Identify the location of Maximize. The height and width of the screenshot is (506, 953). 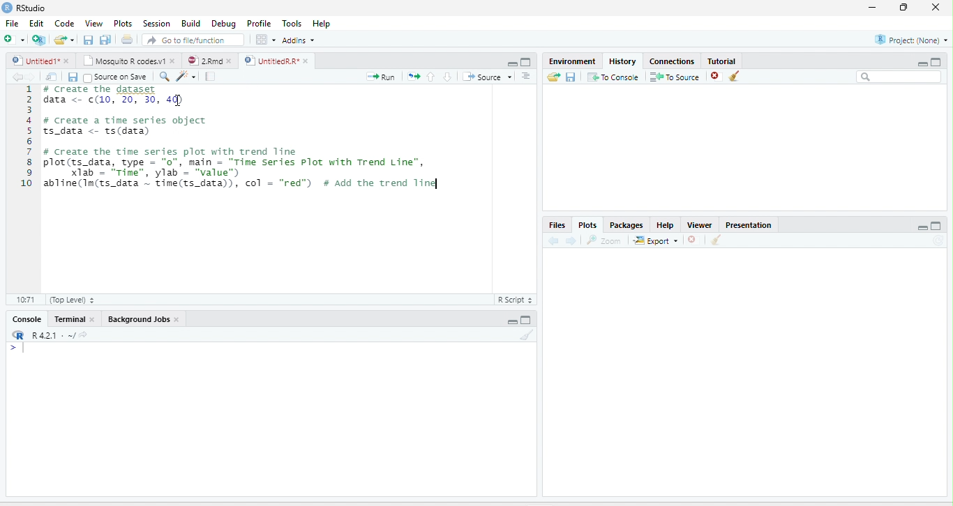
(527, 320).